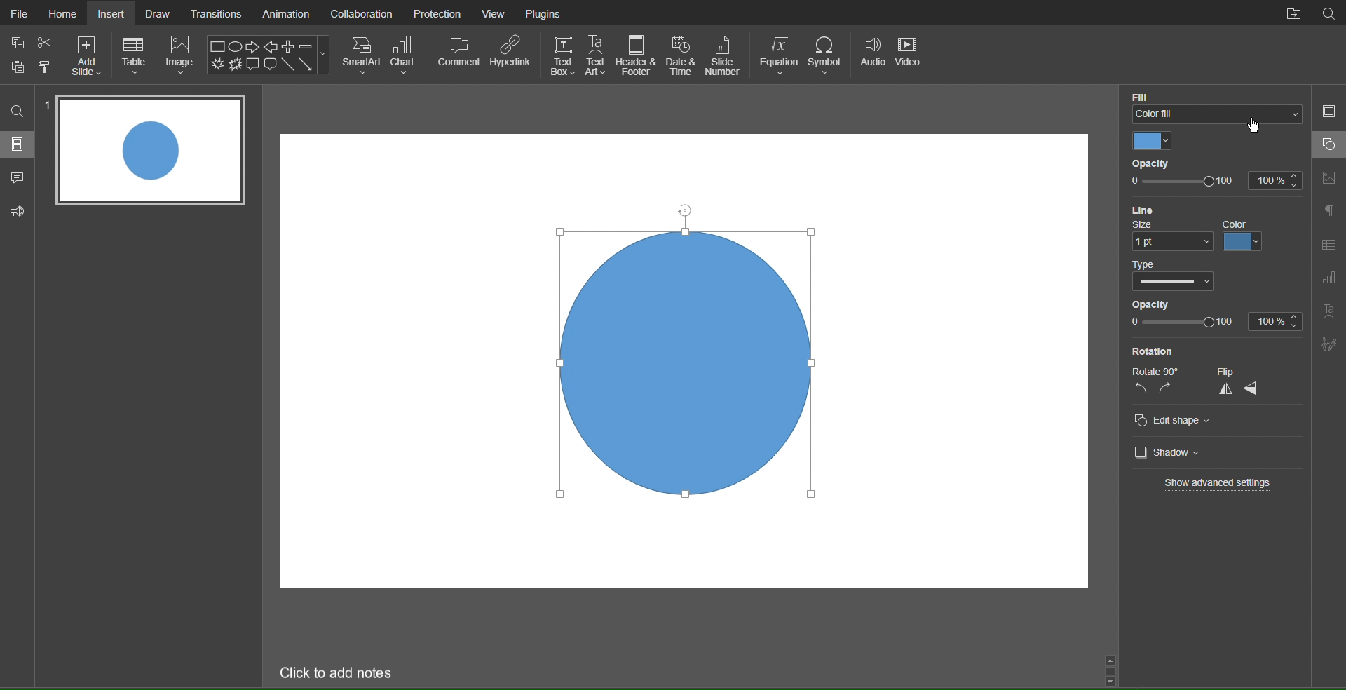  I want to click on 1 pt, so click(1172, 243).